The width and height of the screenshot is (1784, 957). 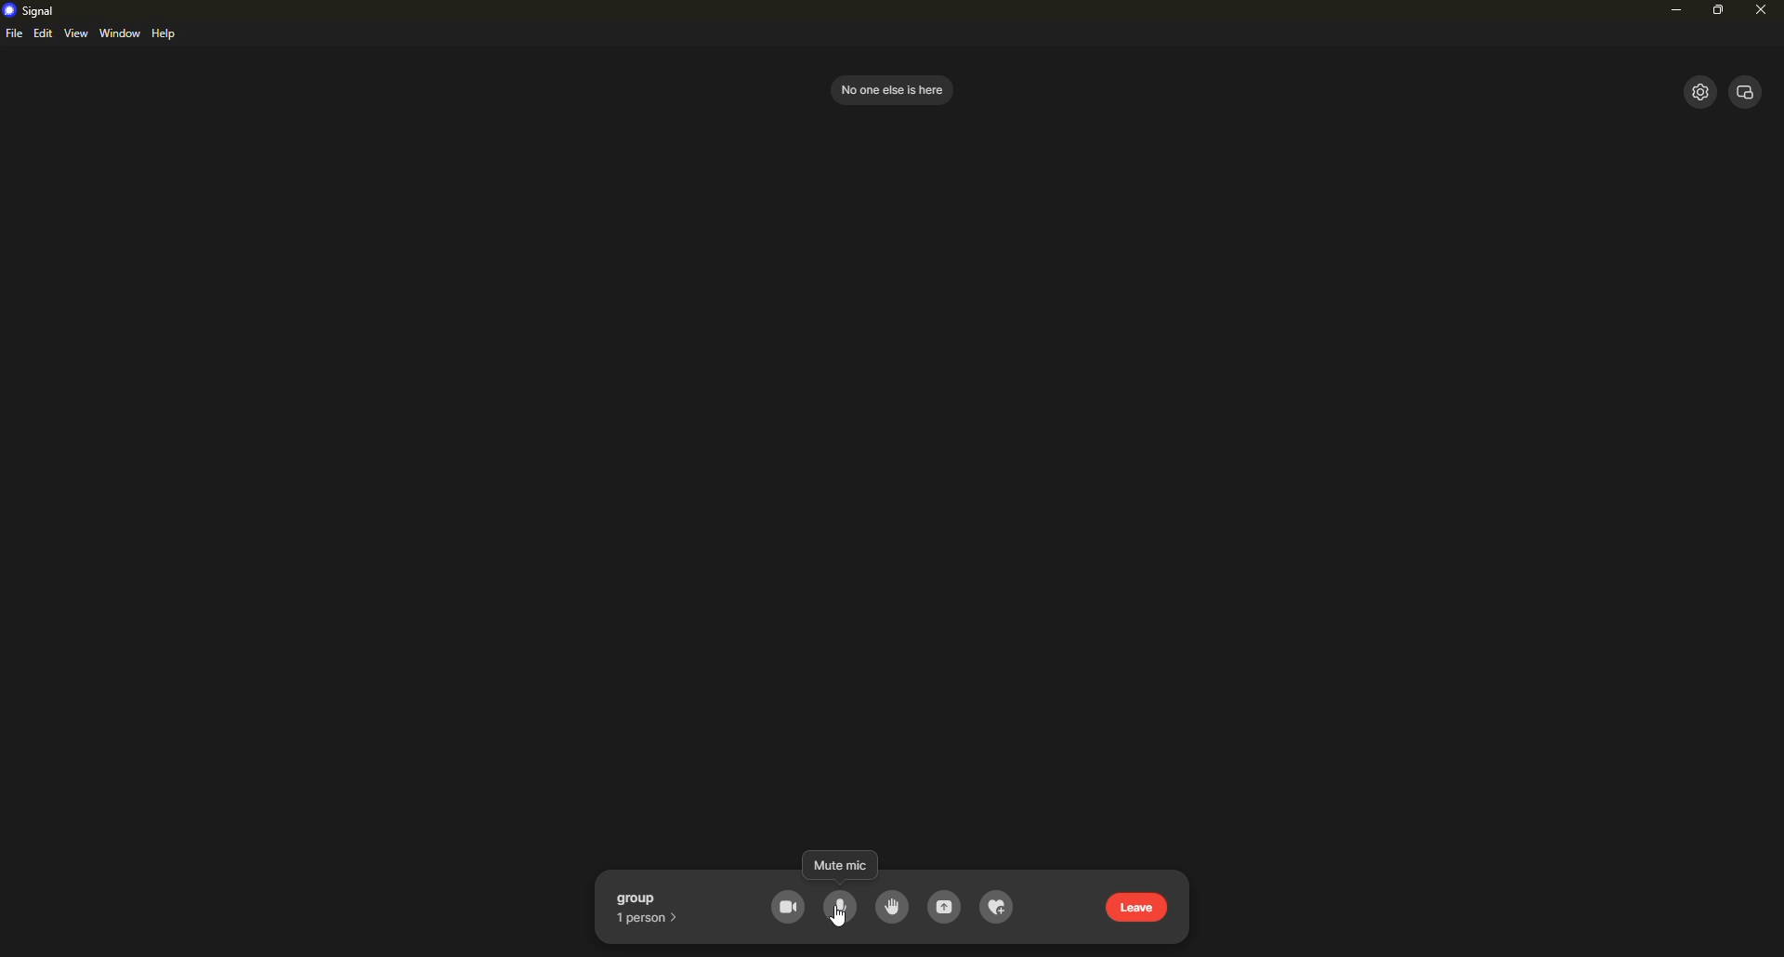 I want to click on no one else is here, so click(x=890, y=88).